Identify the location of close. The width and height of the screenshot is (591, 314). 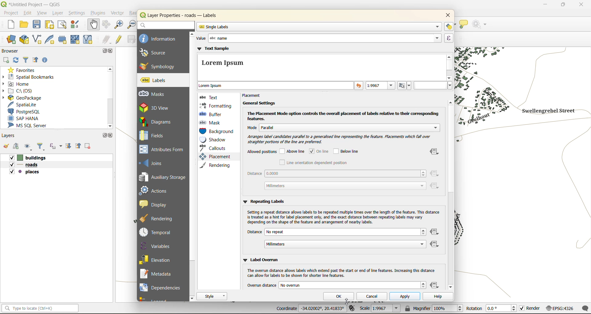
(580, 5).